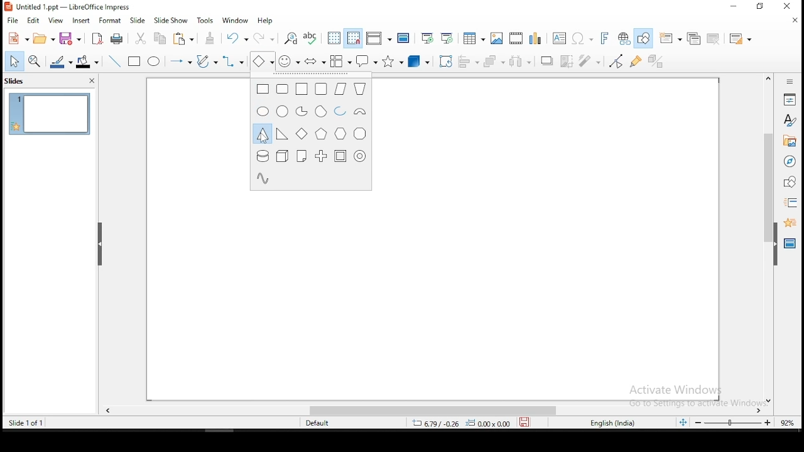 This screenshot has height=452, width=804. What do you see at coordinates (658, 62) in the screenshot?
I see `toggle extrusiuon` at bounding box center [658, 62].